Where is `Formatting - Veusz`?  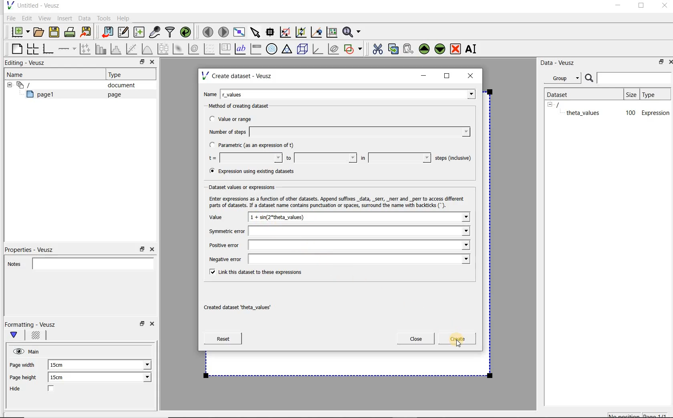
Formatting - Veusz is located at coordinates (31, 324).